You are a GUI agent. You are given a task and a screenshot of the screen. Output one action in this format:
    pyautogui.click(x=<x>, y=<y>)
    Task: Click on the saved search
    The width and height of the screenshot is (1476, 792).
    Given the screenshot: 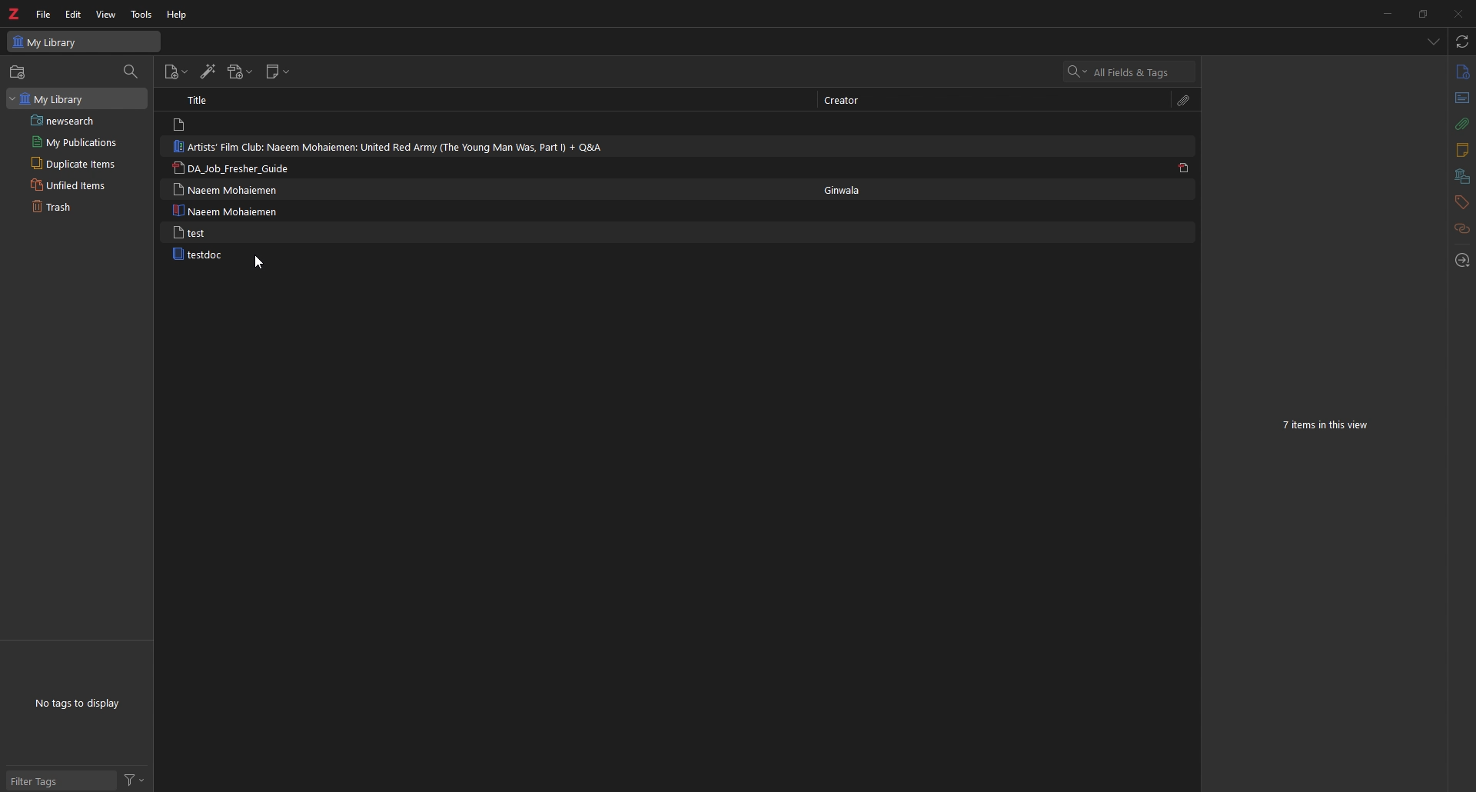 What is the action you would take?
    pyautogui.click(x=80, y=120)
    